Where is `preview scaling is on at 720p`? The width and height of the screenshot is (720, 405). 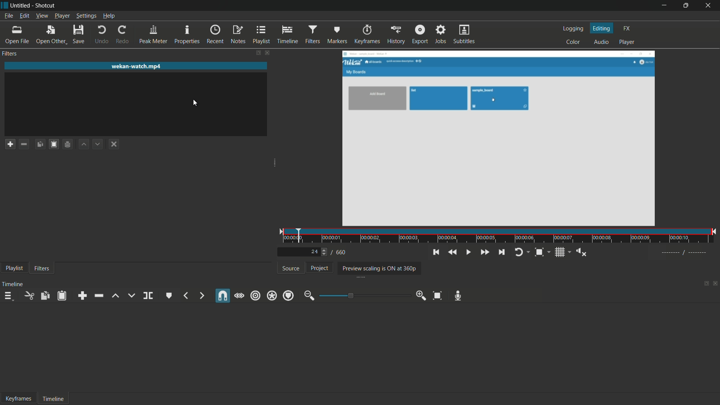 preview scaling is on at 720p is located at coordinates (378, 268).